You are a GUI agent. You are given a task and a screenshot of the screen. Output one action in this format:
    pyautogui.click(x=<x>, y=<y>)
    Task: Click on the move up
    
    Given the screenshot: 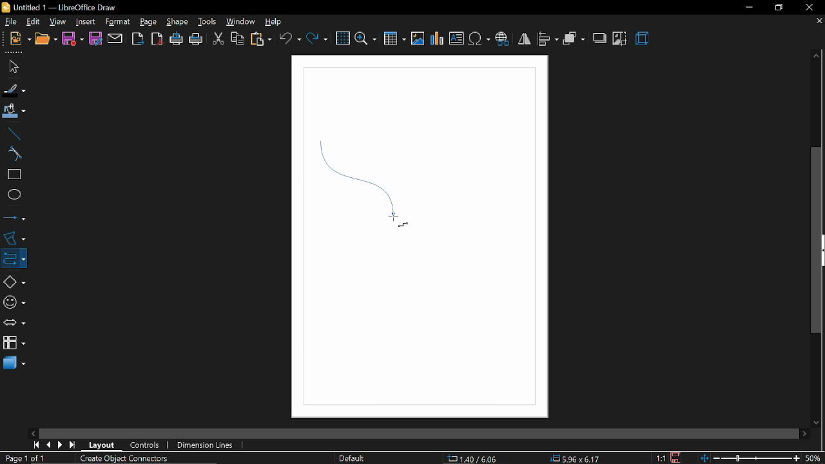 What is the action you would take?
    pyautogui.click(x=817, y=57)
    